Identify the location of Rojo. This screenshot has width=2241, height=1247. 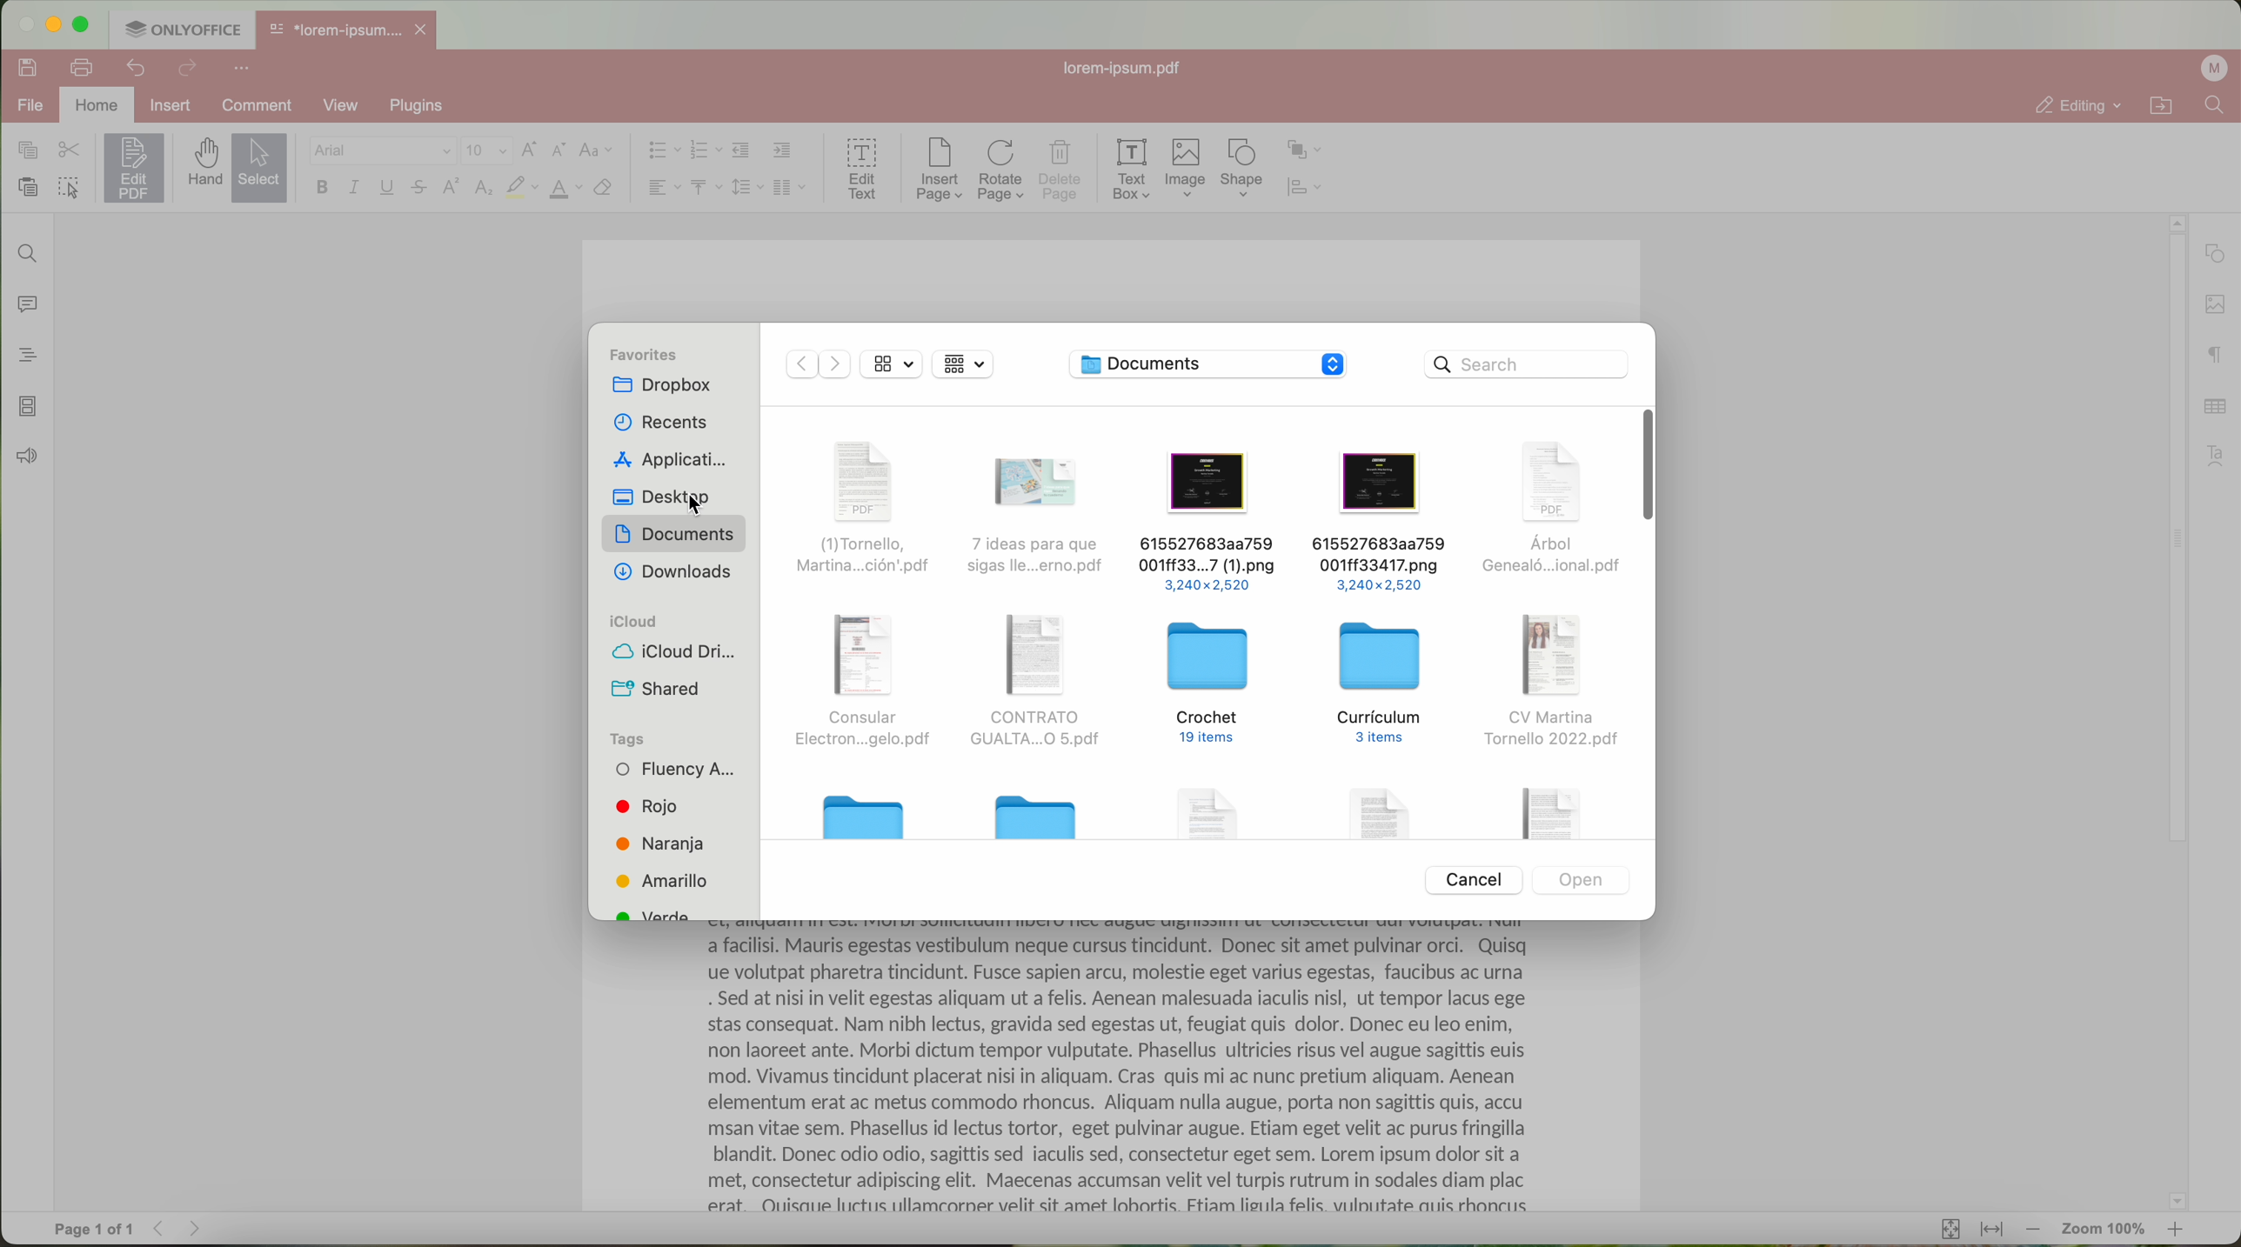
(646, 807).